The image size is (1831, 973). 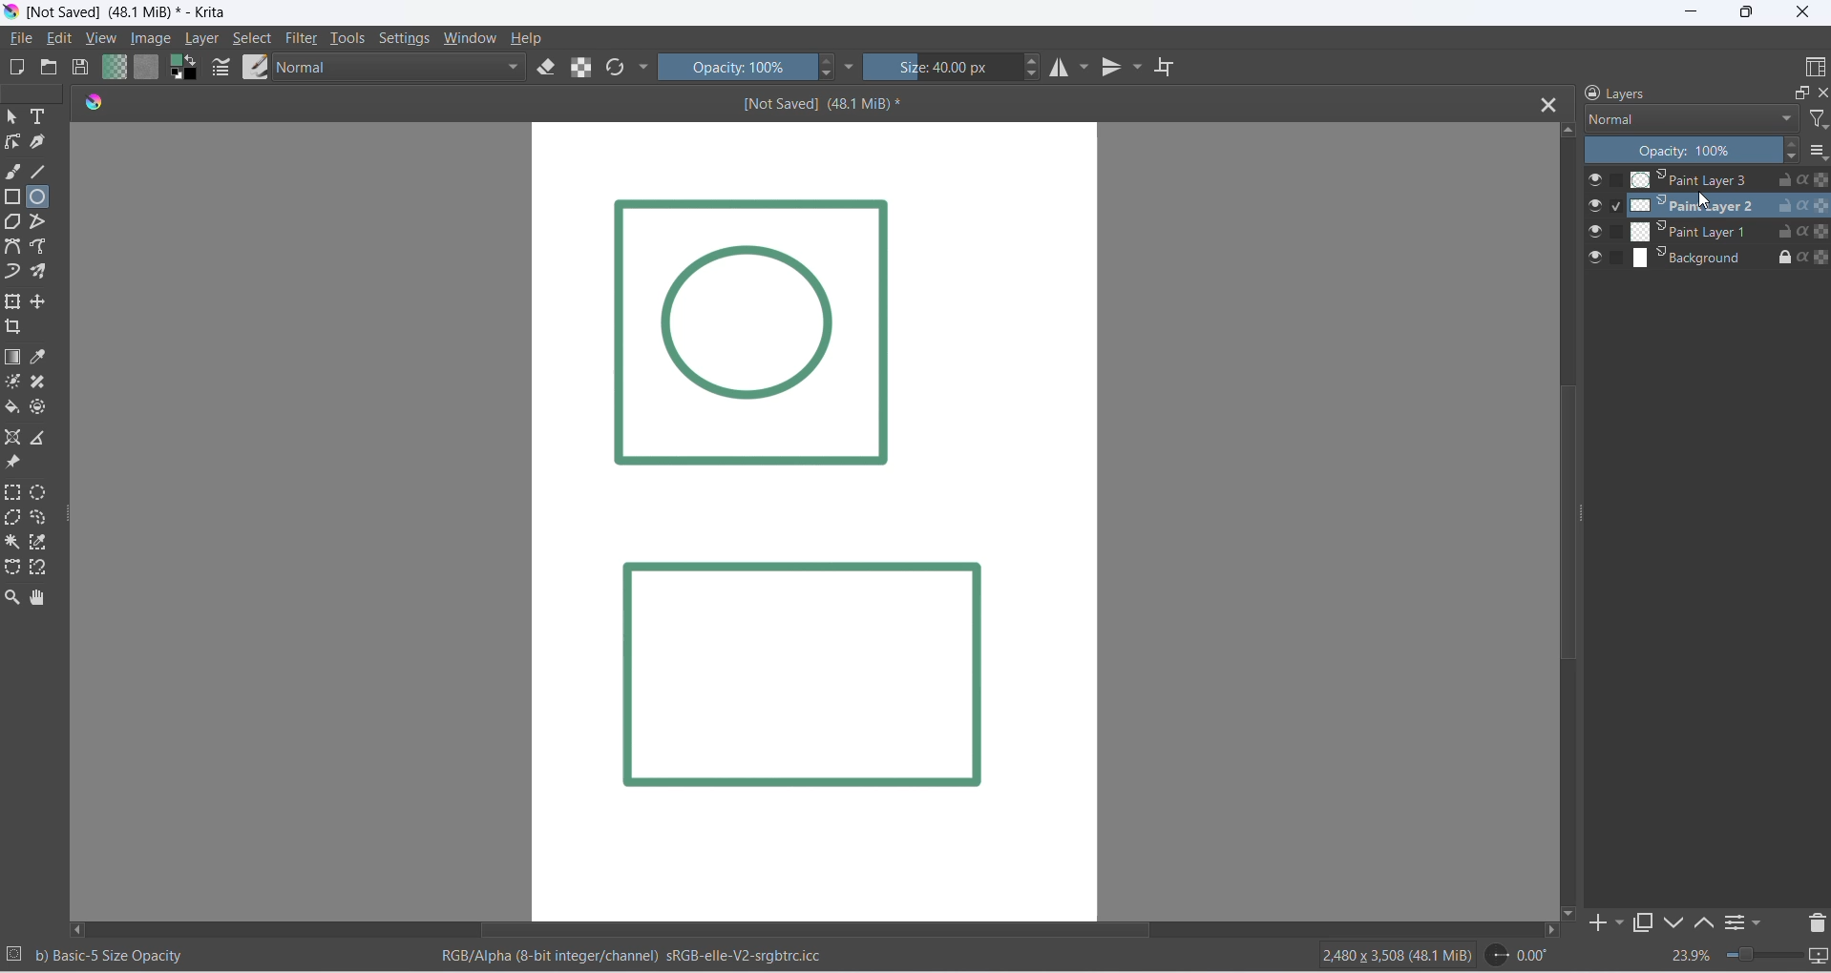 I want to click on visibilty, so click(x=1595, y=258).